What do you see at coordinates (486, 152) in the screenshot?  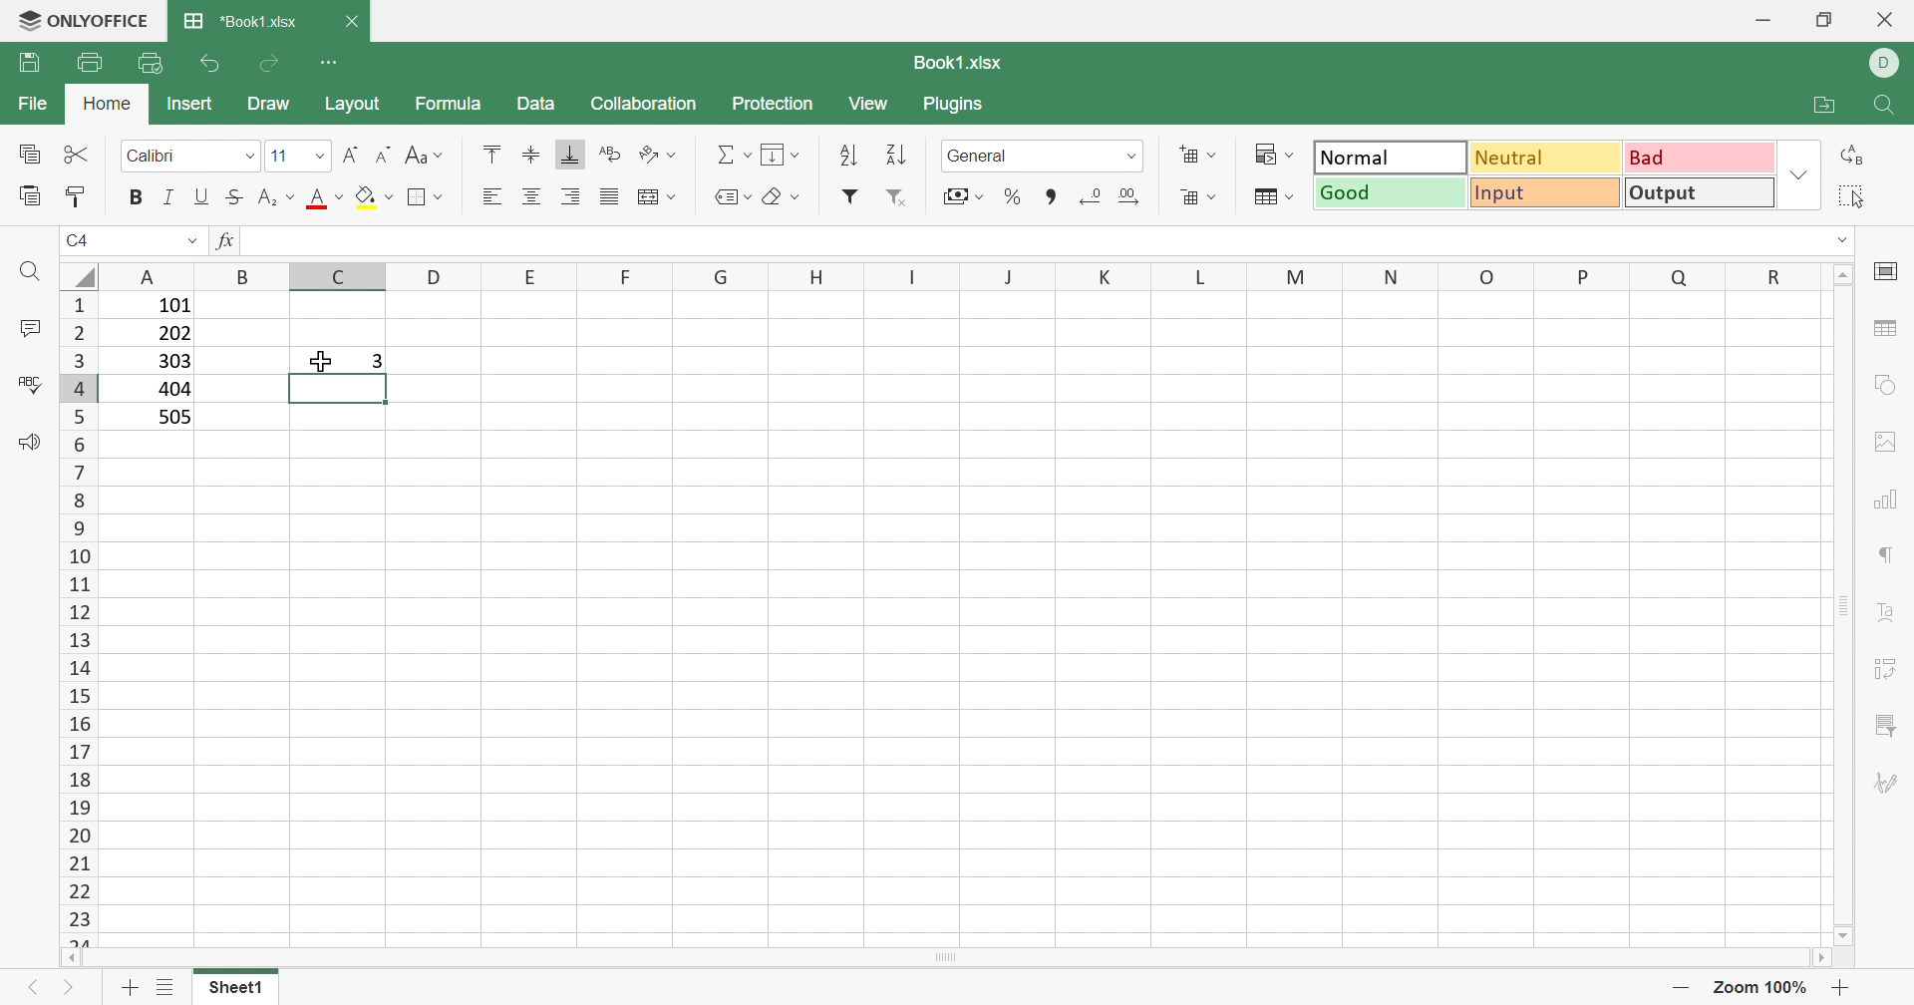 I see `Align Top` at bounding box center [486, 152].